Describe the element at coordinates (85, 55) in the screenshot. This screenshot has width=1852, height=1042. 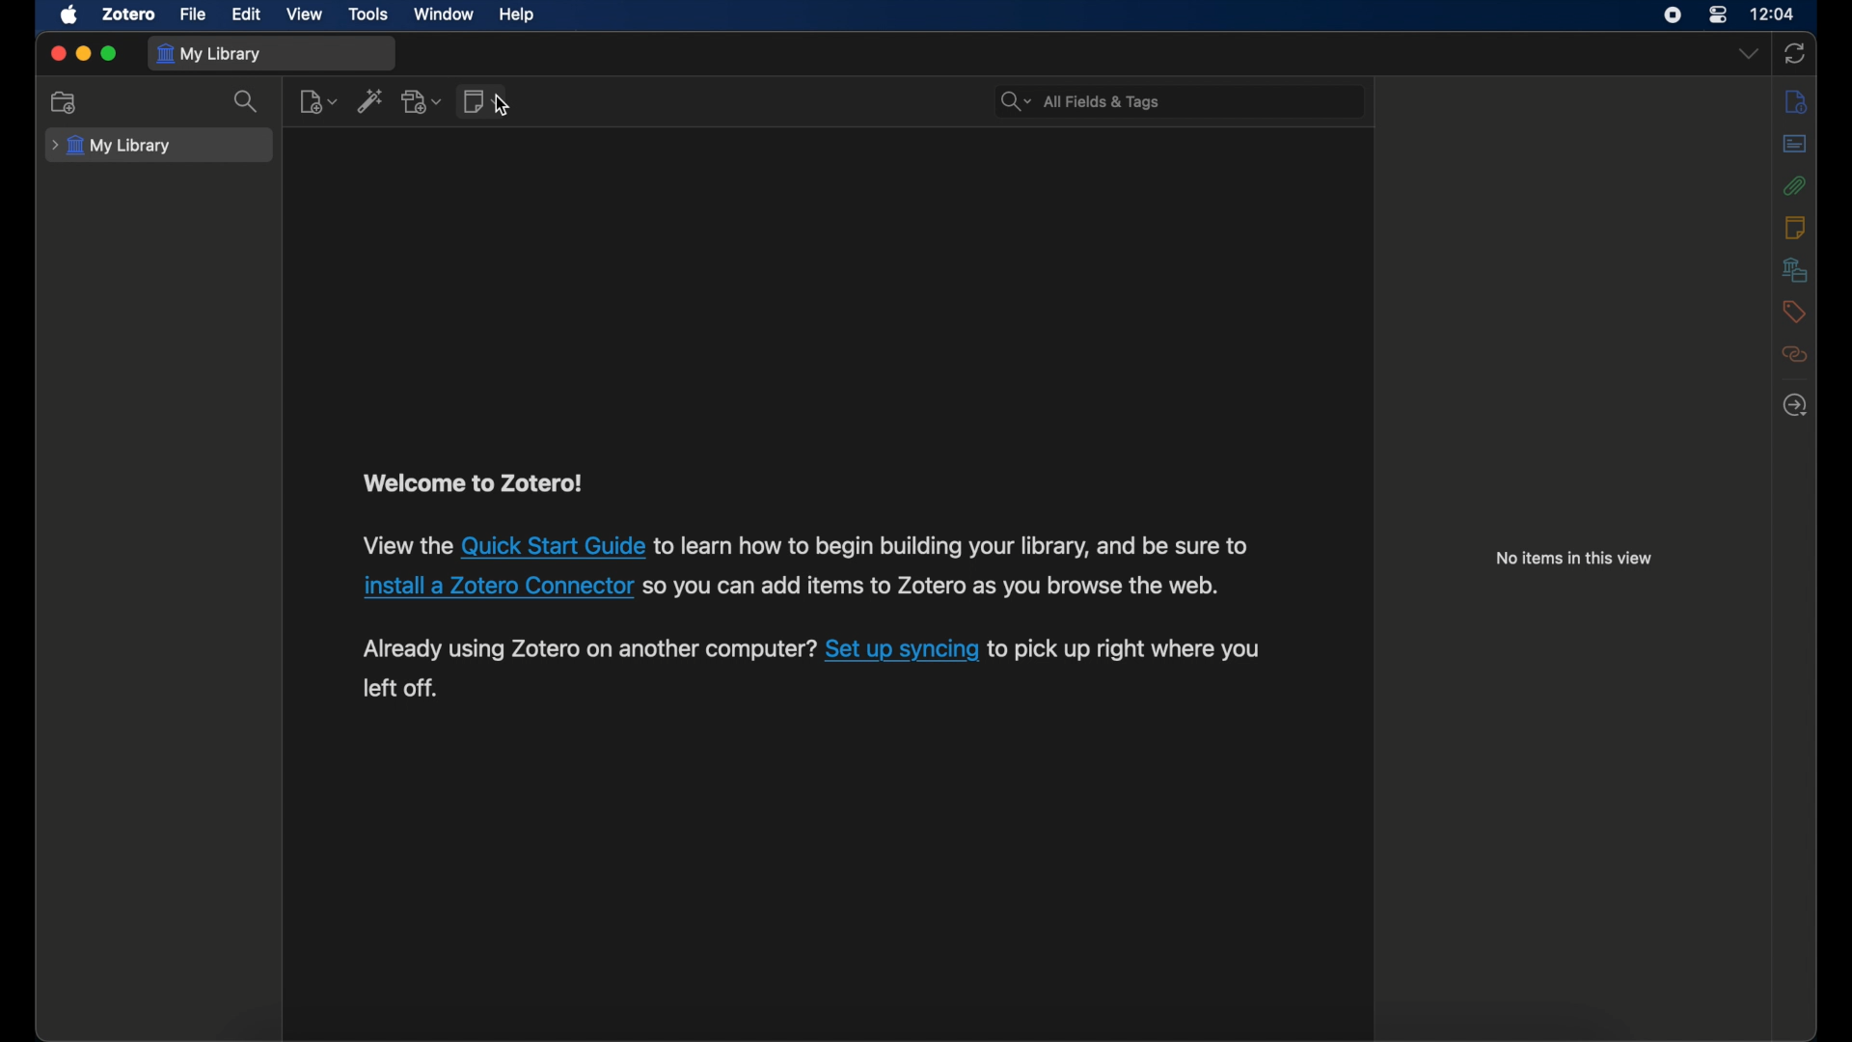
I see `minimize` at that location.